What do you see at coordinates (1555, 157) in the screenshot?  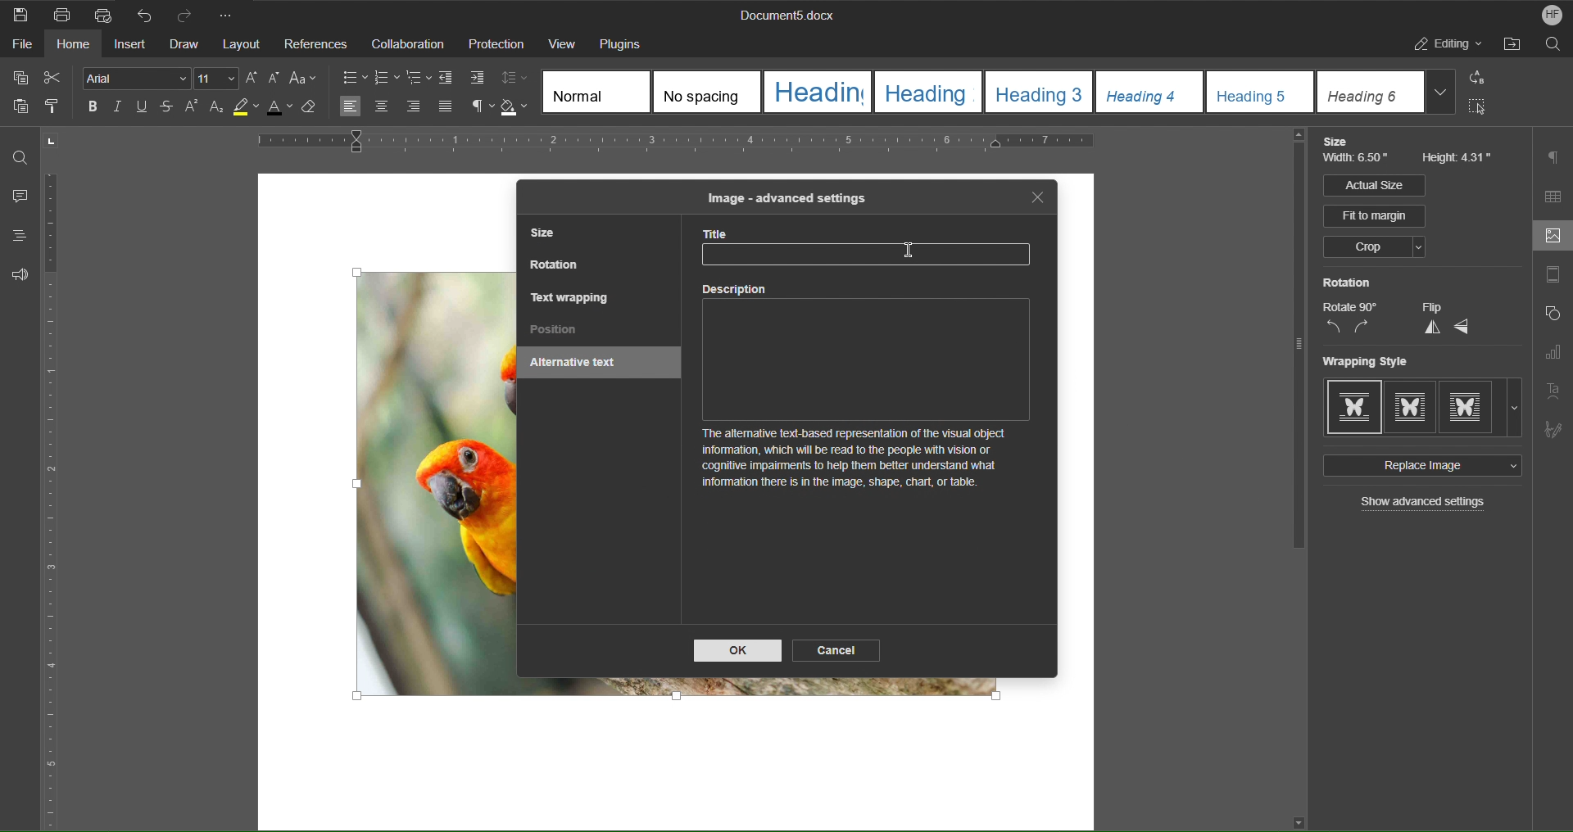 I see `Paragraph Settings` at bounding box center [1555, 157].